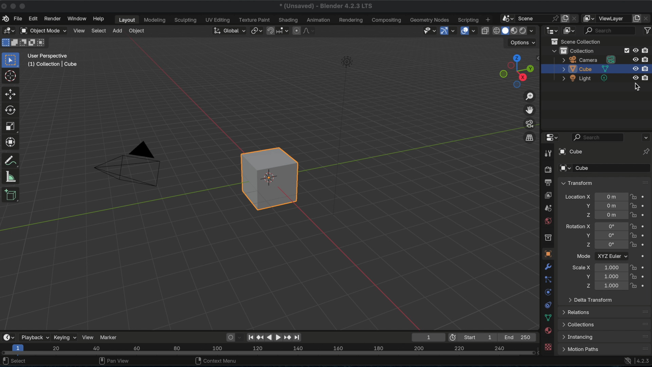 This screenshot has height=367, width=652. Describe the element at coordinates (610, 286) in the screenshot. I see `location scale` at that location.